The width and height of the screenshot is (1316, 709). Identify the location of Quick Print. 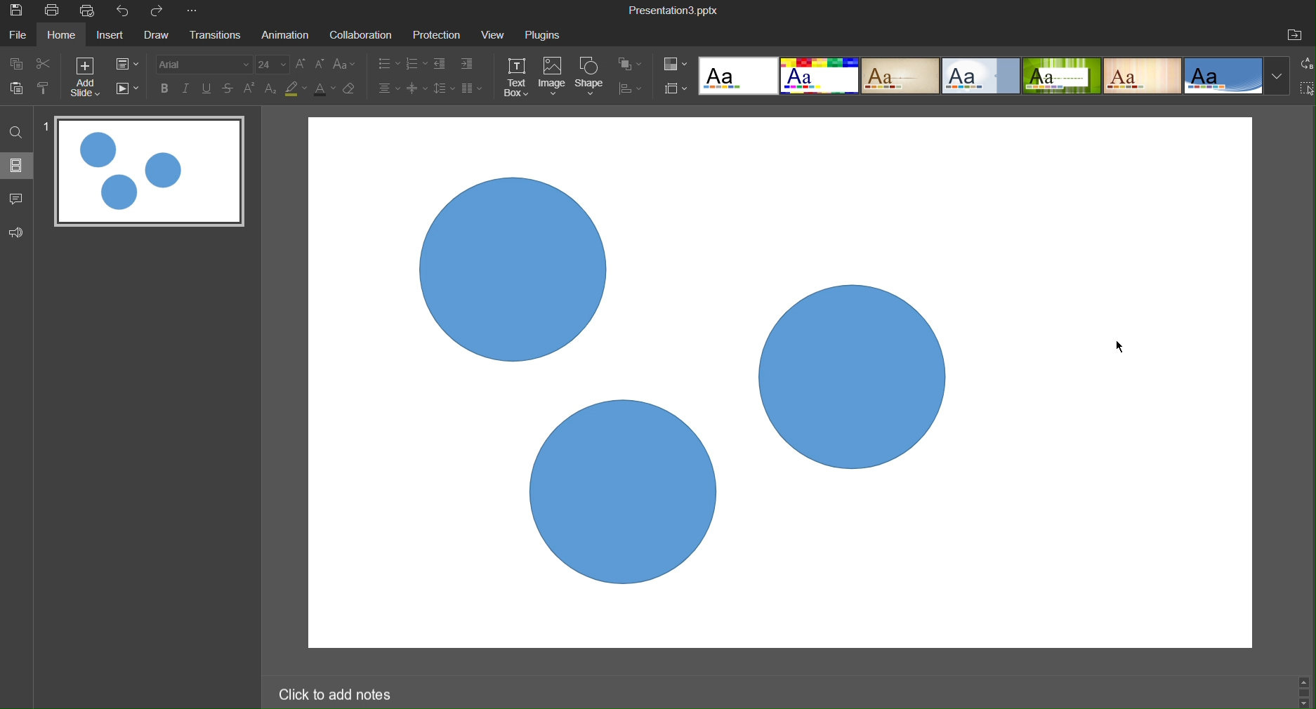
(90, 11).